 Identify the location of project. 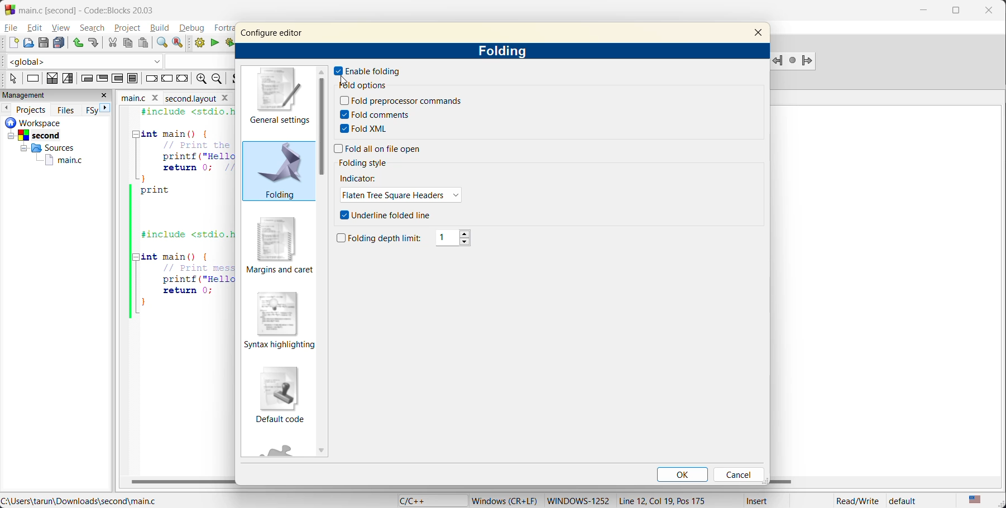
(129, 28).